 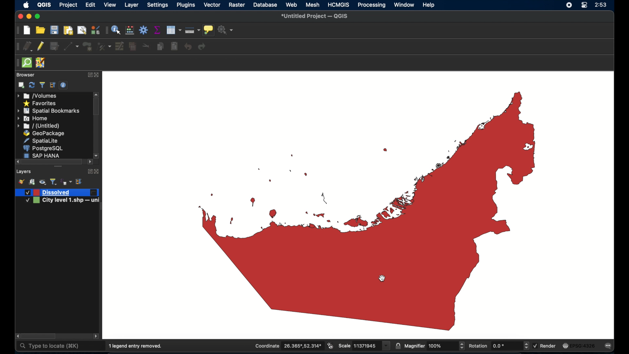 I want to click on scroll box, so click(x=40, y=336).